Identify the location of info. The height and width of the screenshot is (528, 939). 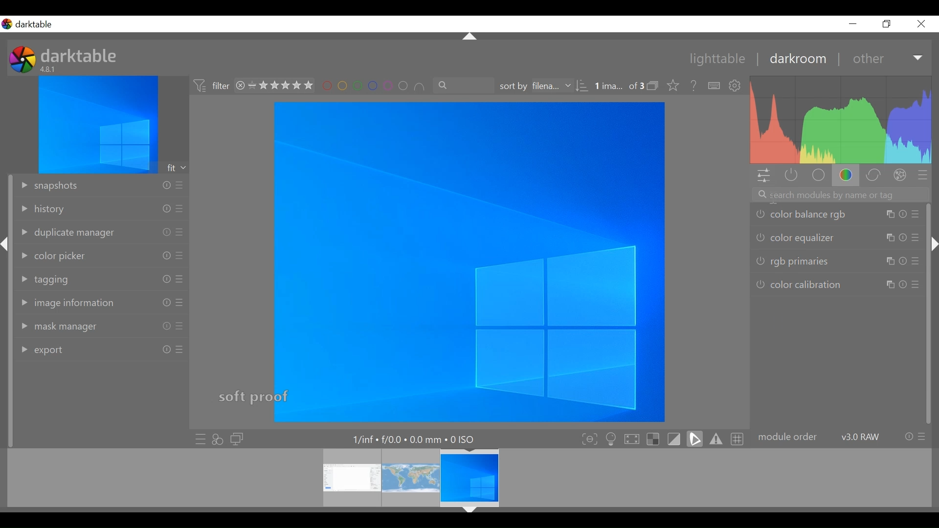
(902, 262).